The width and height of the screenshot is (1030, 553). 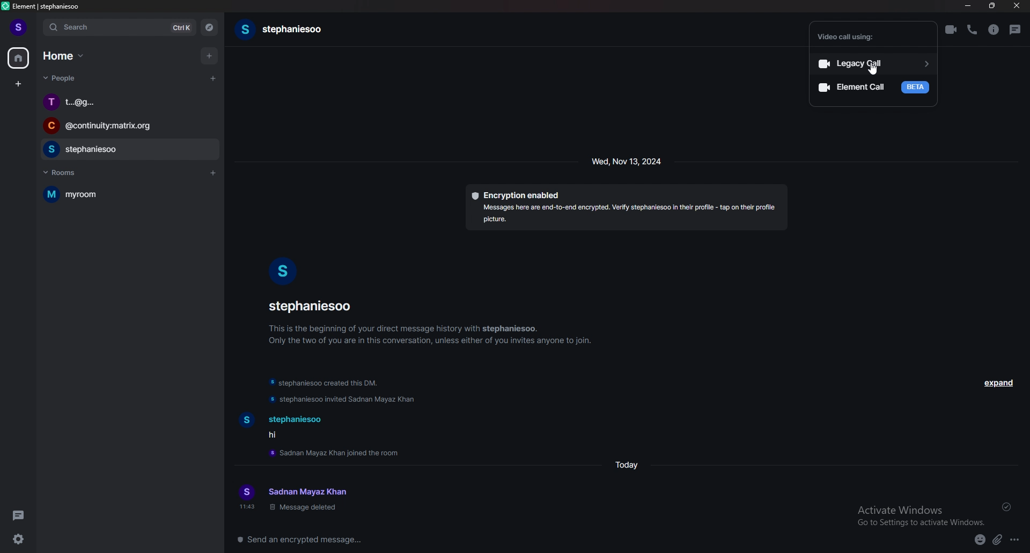 I want to click on video call using, so click(x=856, y=37).